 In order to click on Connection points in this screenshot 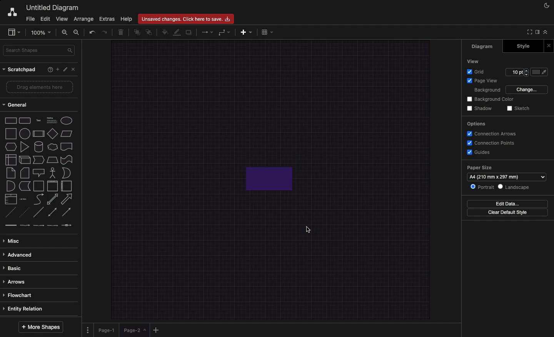, I will do `click(491, 143)`.